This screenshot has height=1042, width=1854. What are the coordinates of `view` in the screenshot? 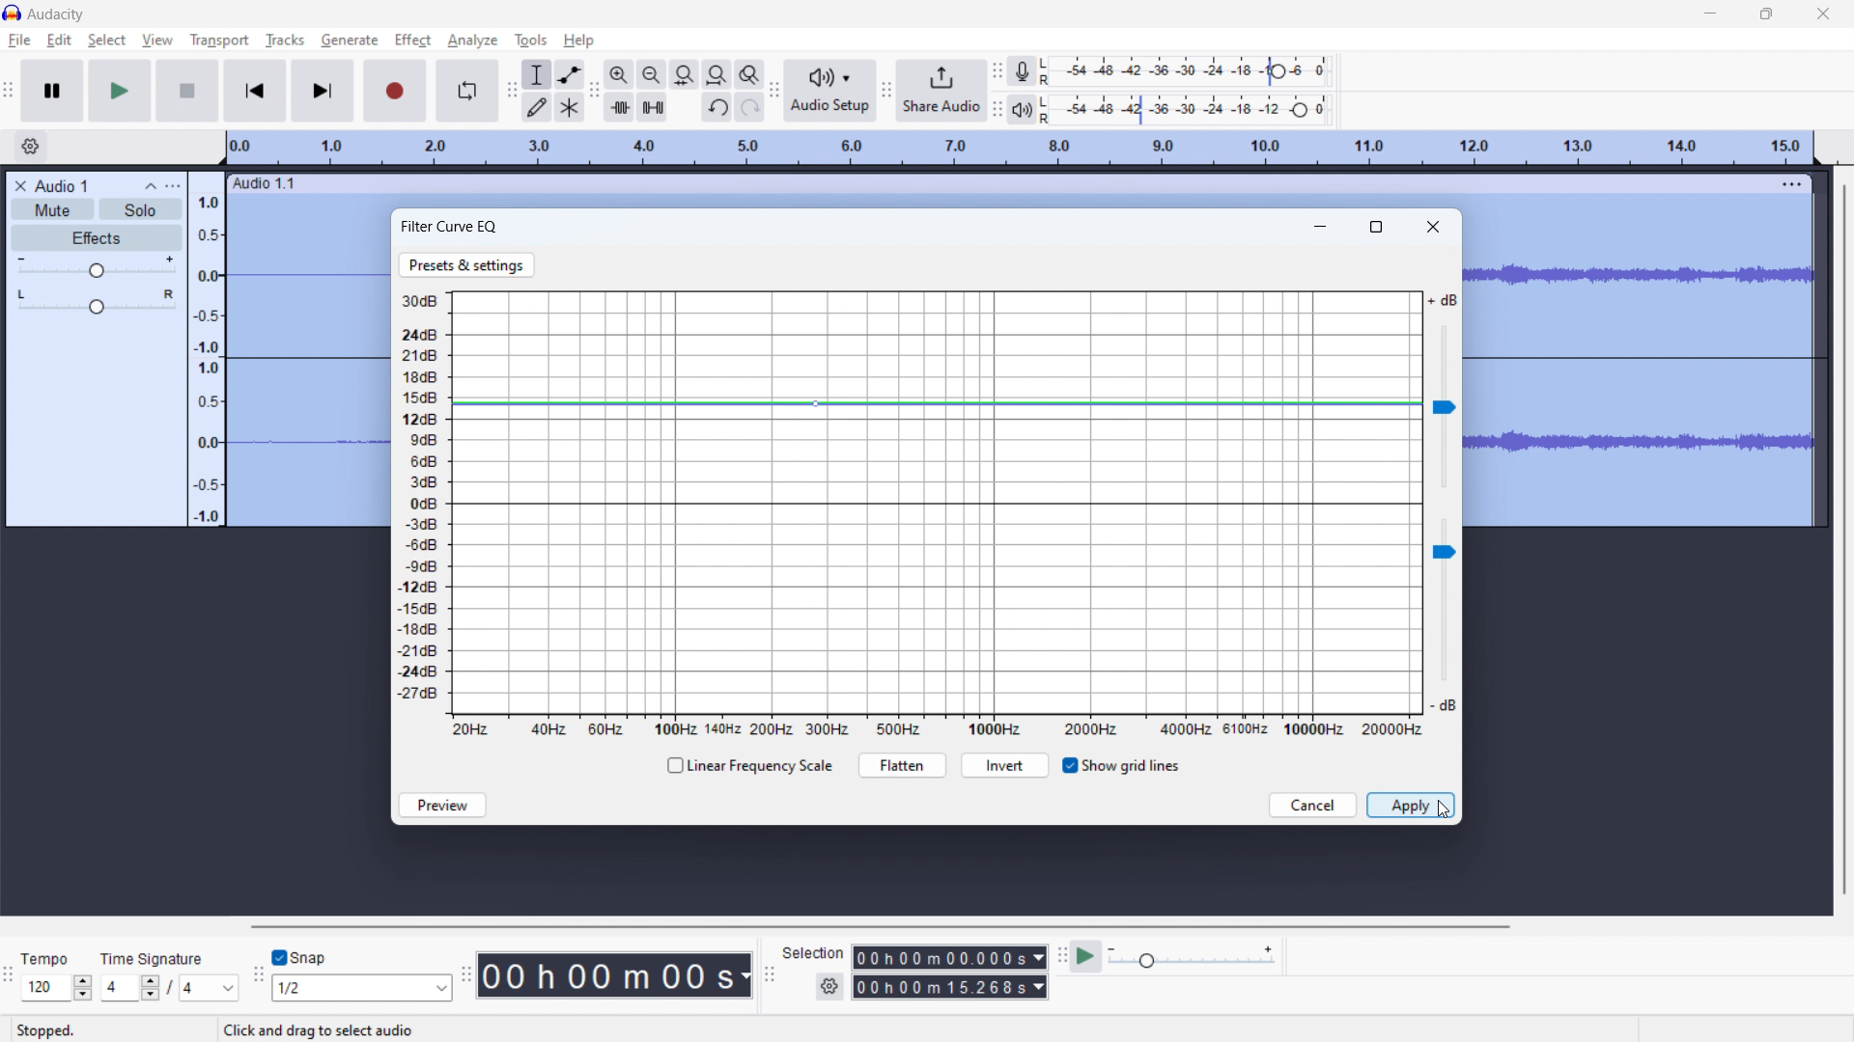 It's located at (157, 40).